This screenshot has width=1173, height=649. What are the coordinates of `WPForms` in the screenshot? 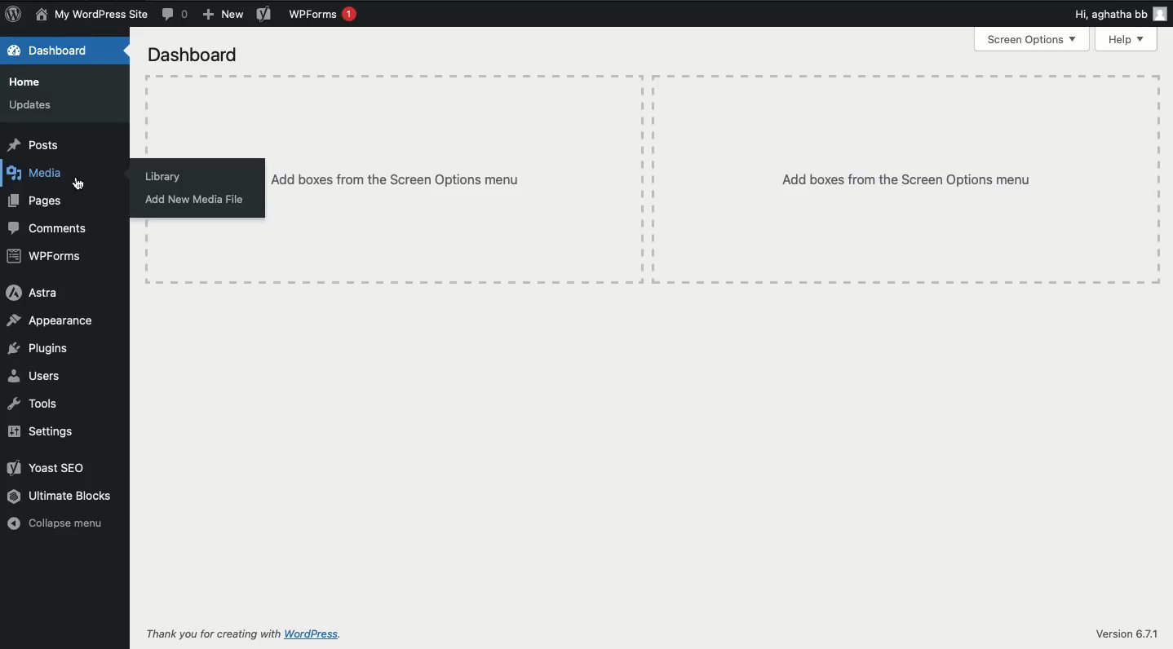 It's located at (45, 257).